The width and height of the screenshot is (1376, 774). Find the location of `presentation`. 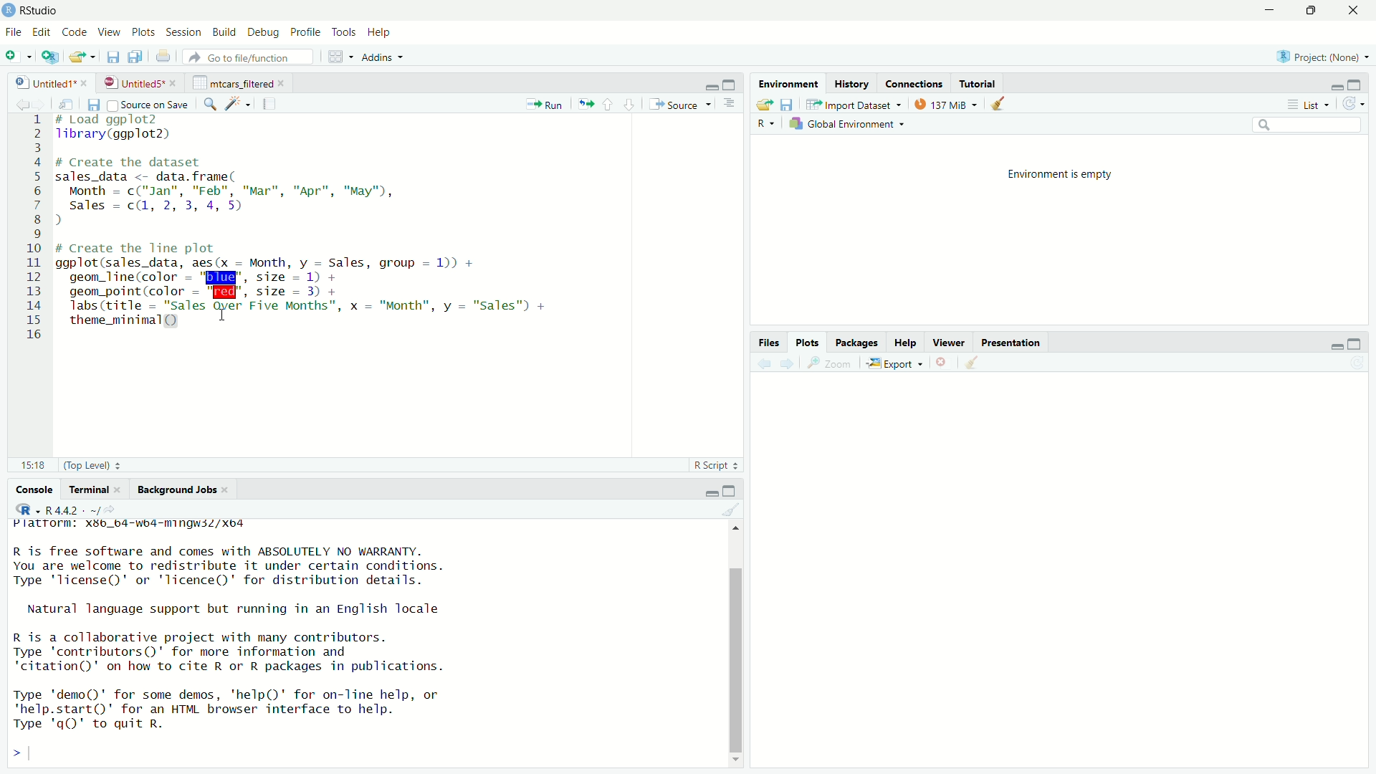

presentation is located at coordinates (1013, 344).